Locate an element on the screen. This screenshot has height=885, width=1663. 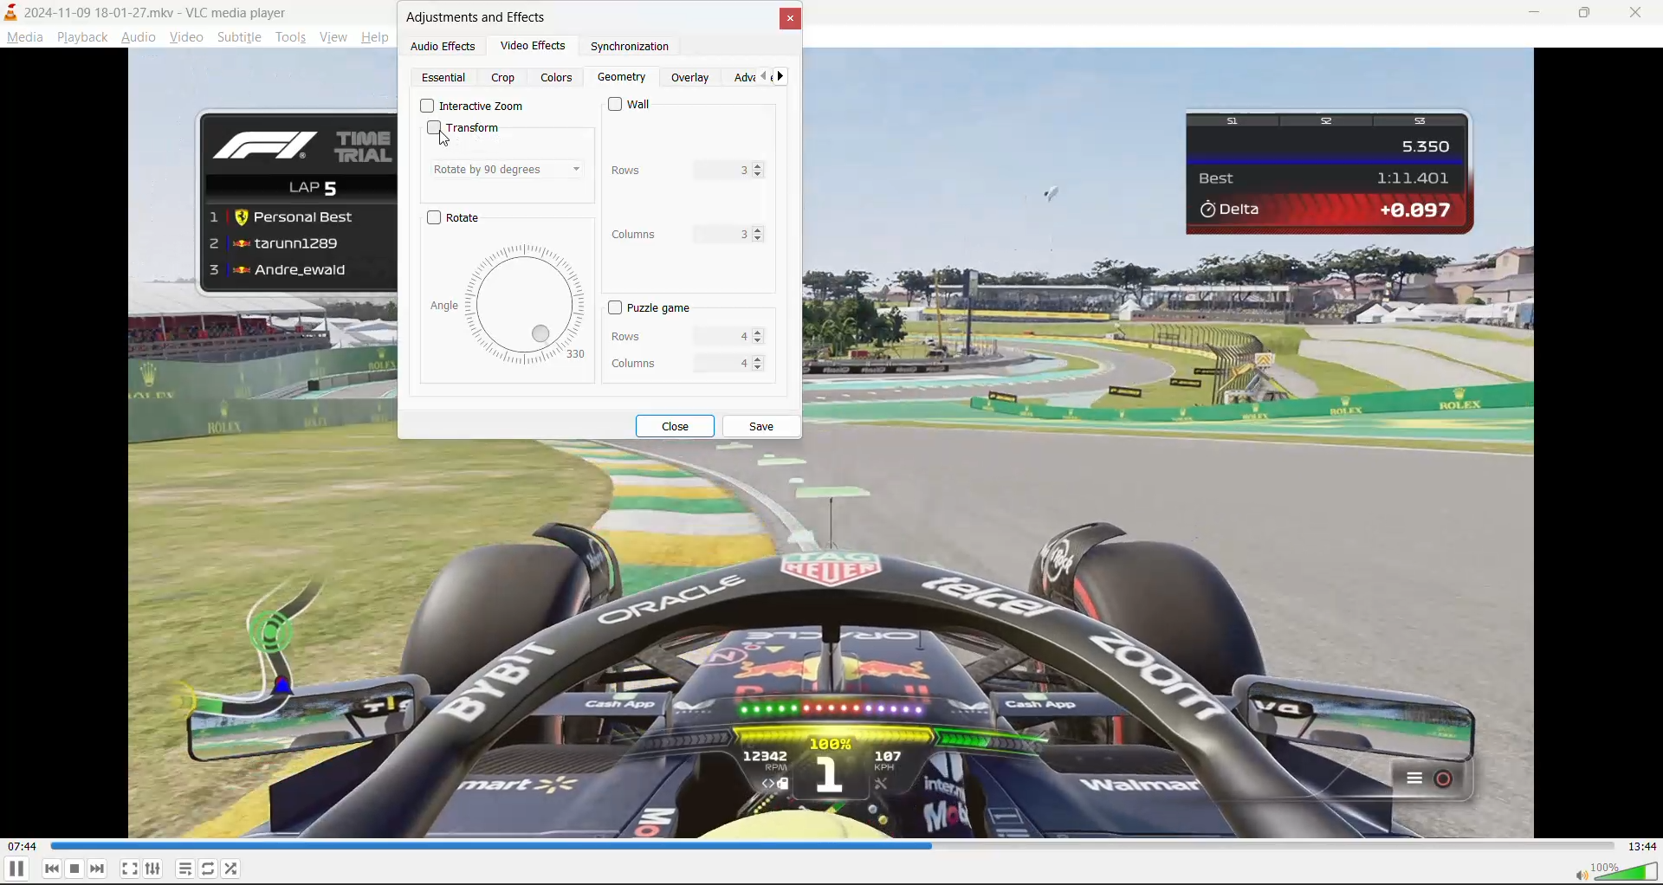
wall is located at coordinates (632, 107).